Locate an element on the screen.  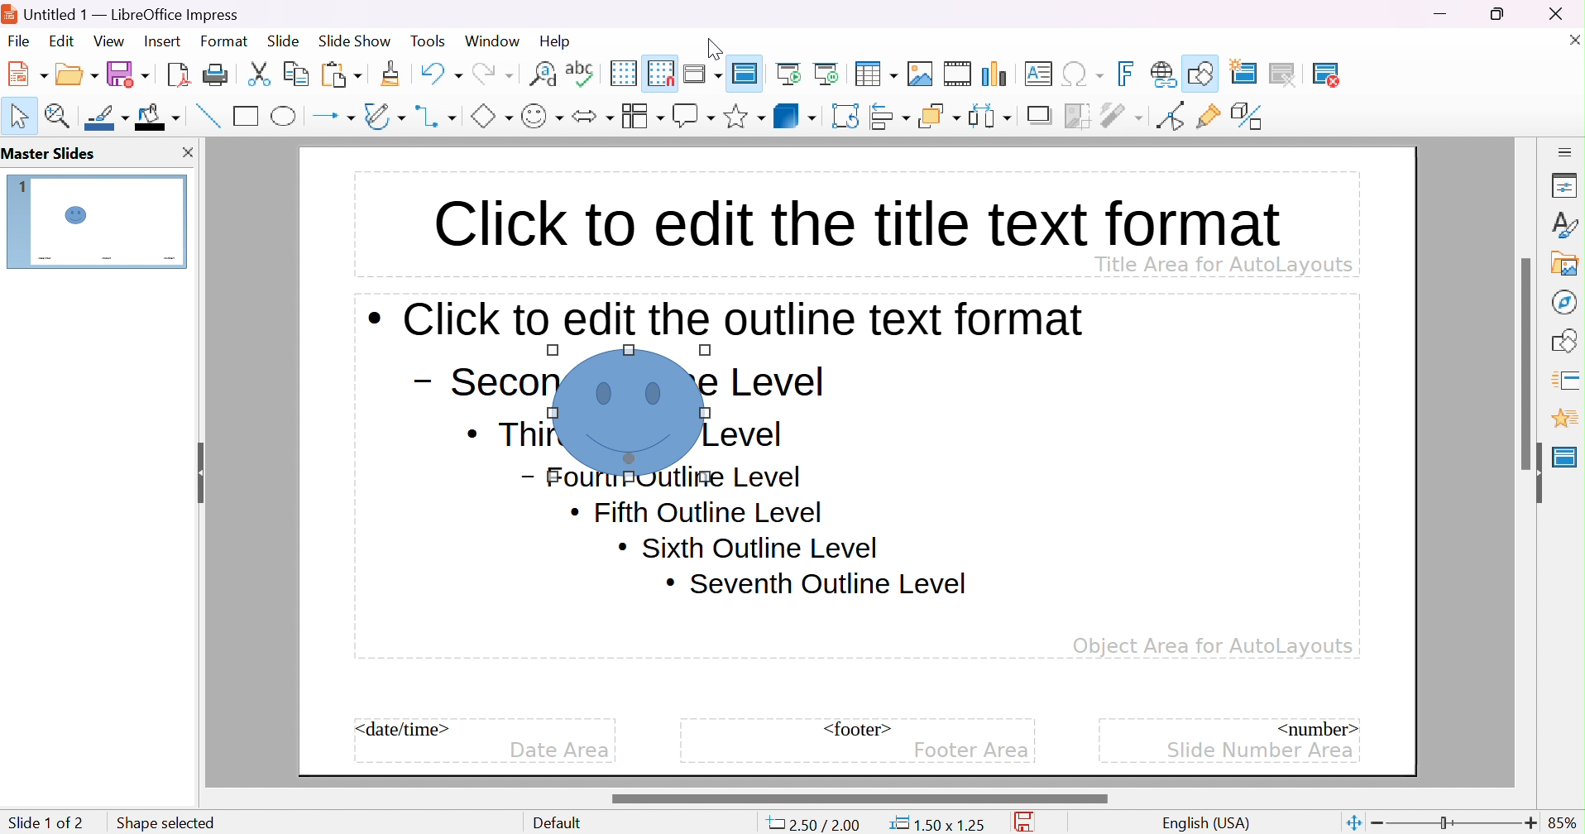
Shape selected is located at coordinates (163, 821).